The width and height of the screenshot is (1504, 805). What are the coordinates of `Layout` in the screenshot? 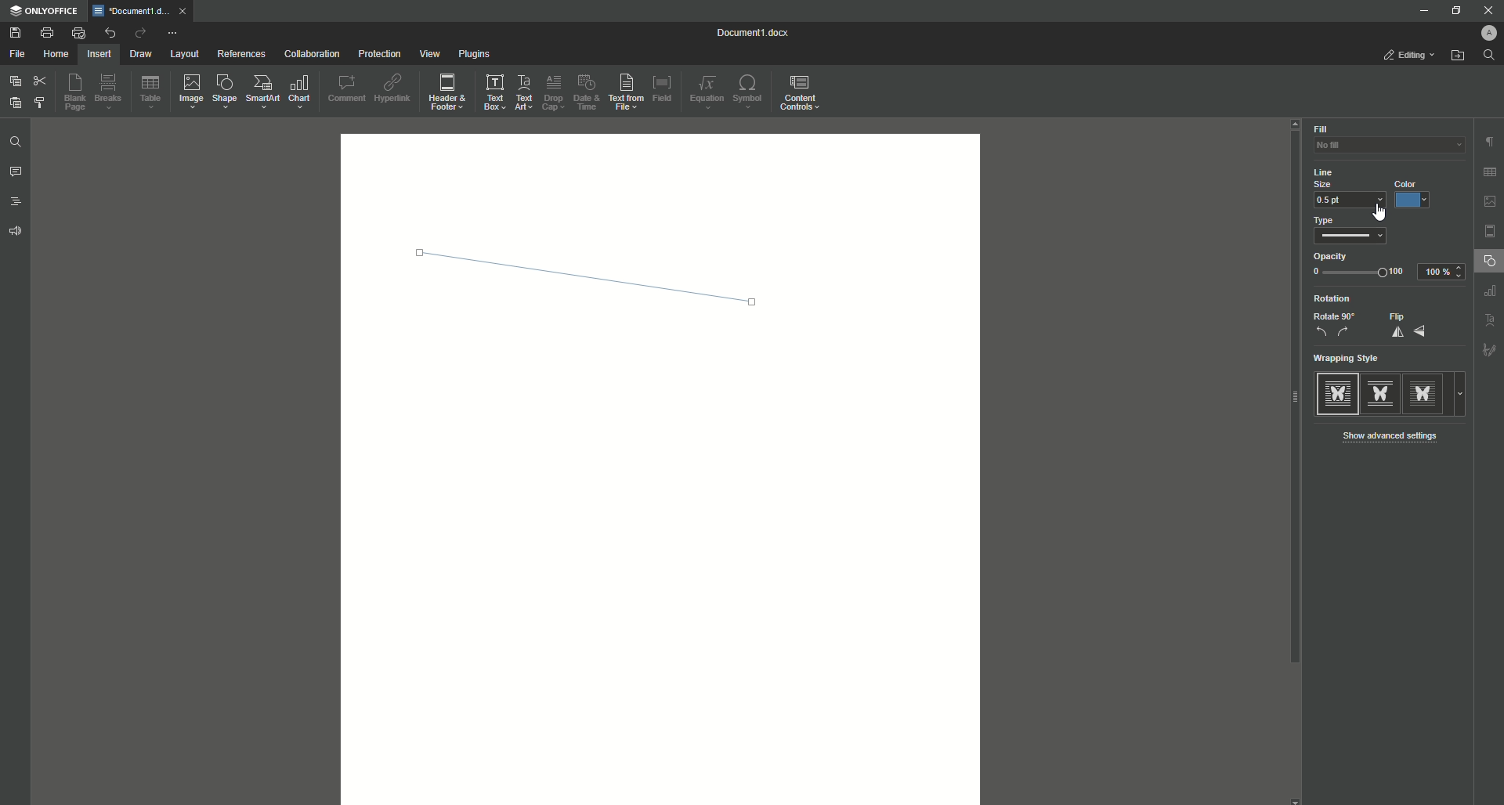 It's located at (183, 55).